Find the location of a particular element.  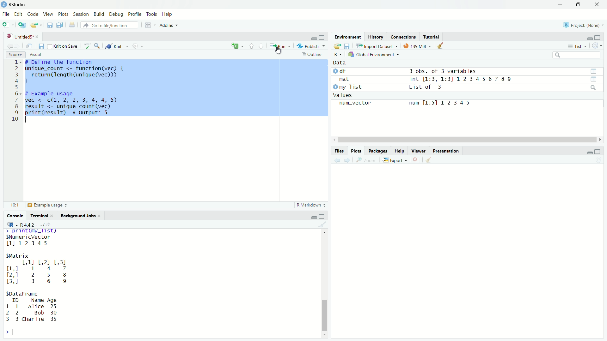

minimize is located at coordinates (589, 153).